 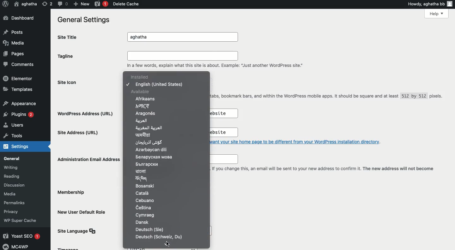 I want to click on Templates, so click(x=17, y=89).